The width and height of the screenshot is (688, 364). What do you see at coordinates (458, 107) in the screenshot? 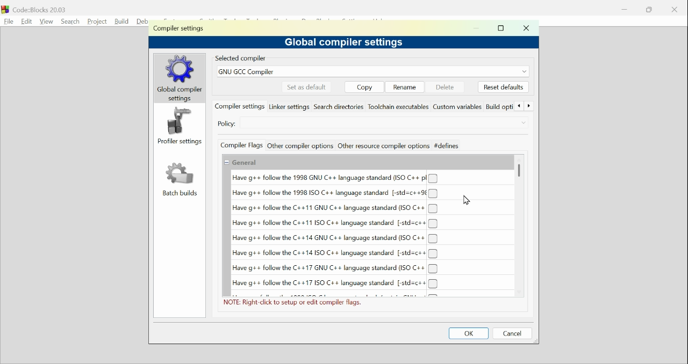
I see `Custom variables` at bounding box center [458, 107].